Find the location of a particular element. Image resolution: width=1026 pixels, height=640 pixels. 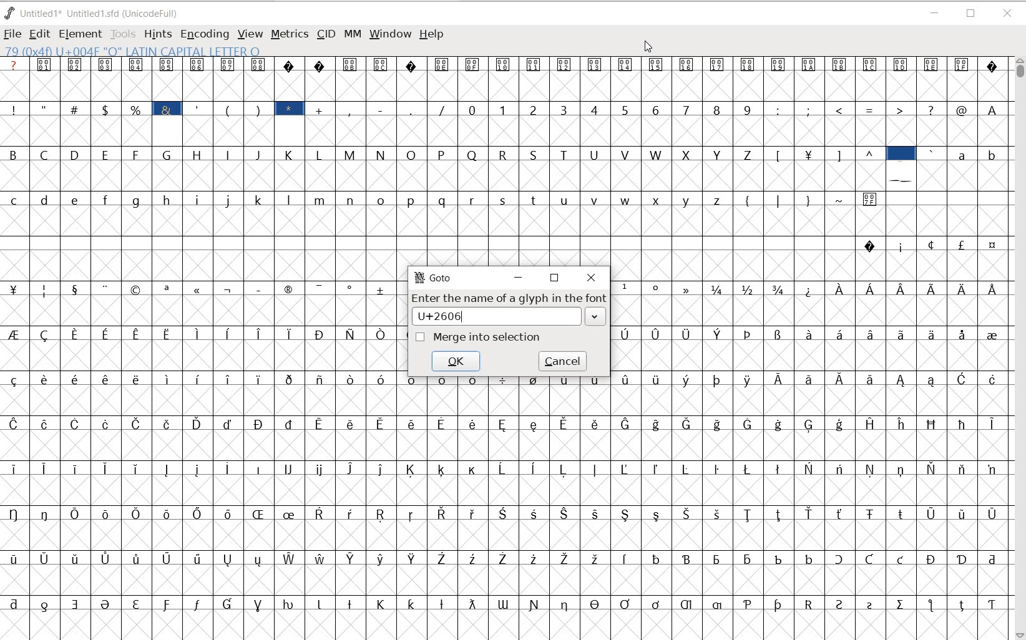

expand is located at coordinates (597, 317).